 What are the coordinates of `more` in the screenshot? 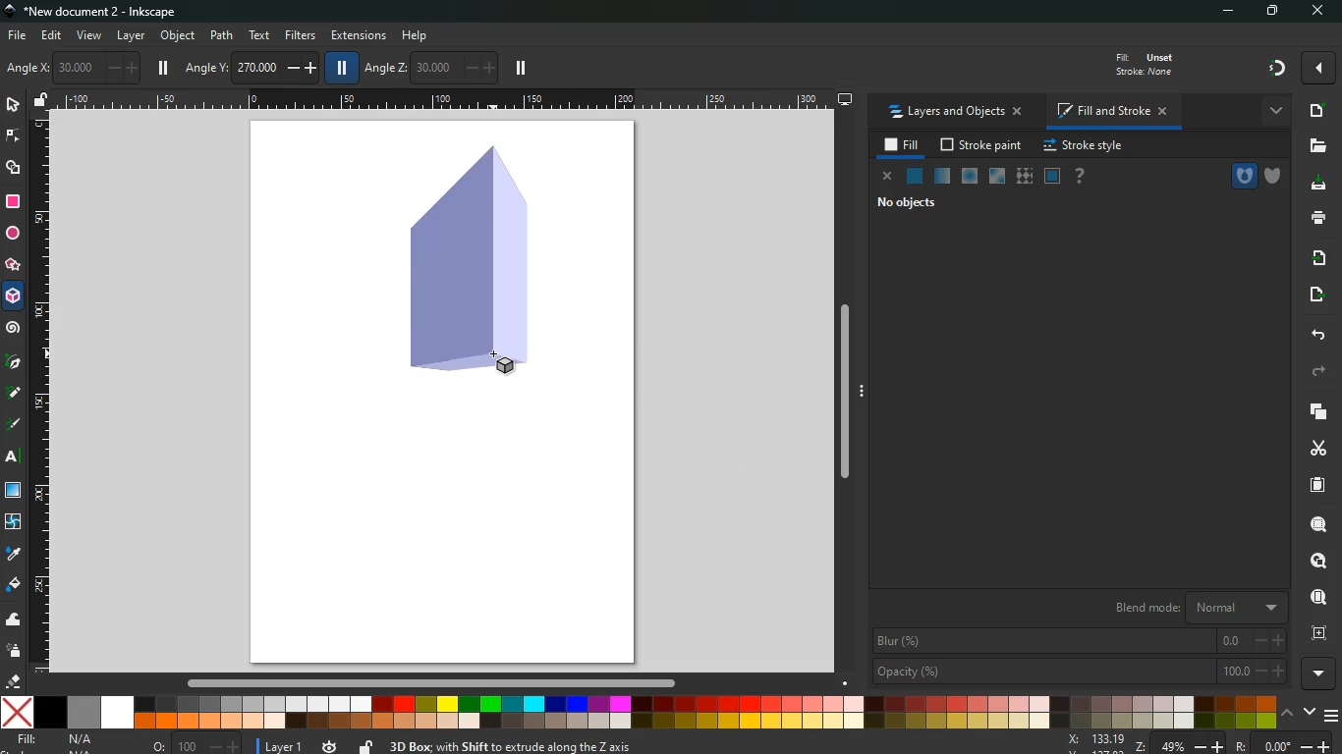 It's located at (1321, 674).